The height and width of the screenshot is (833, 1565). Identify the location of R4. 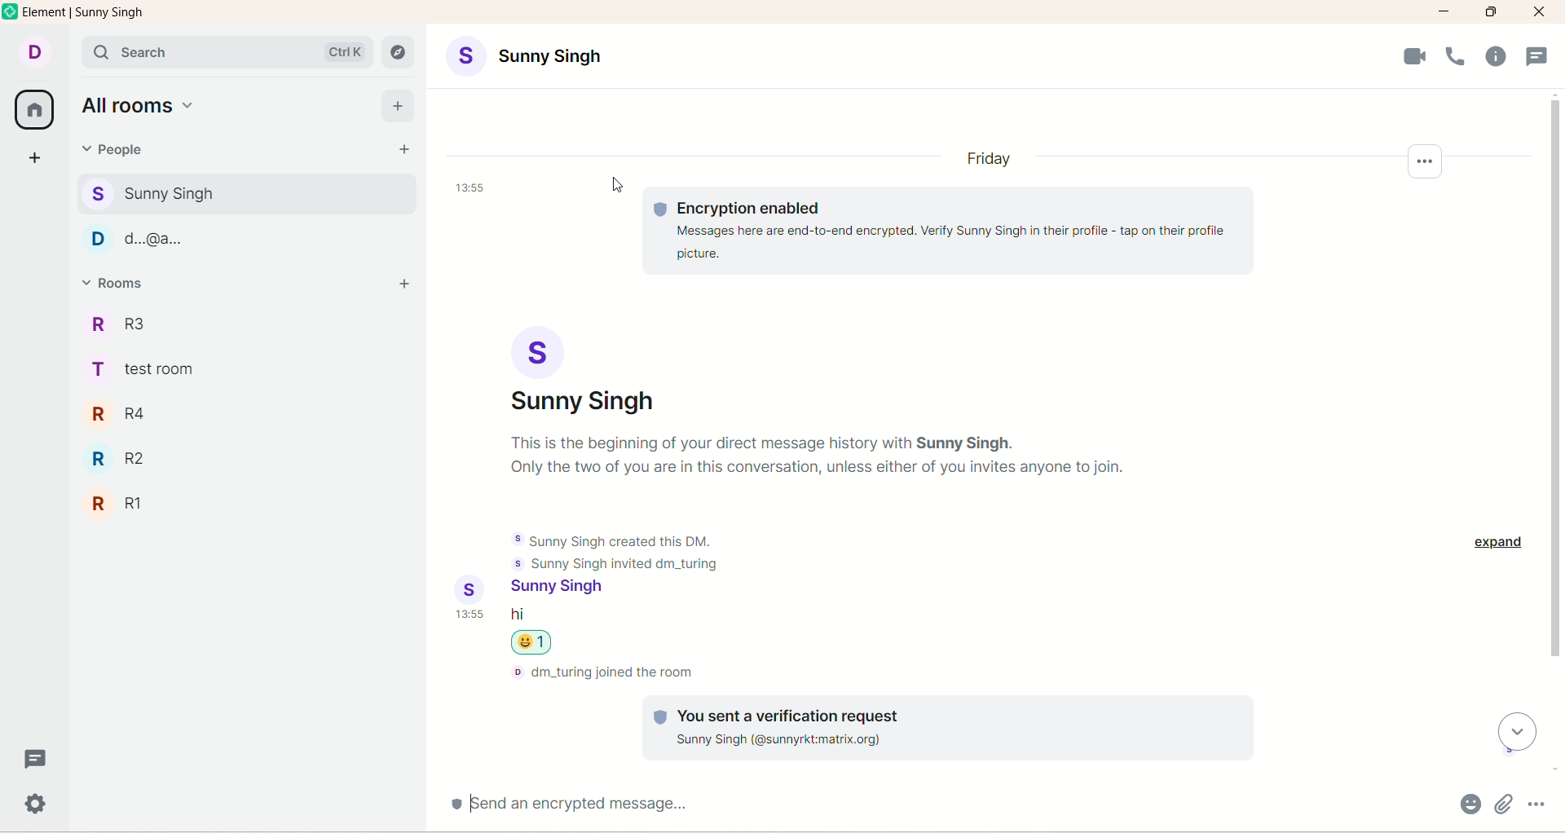
(134, 414).